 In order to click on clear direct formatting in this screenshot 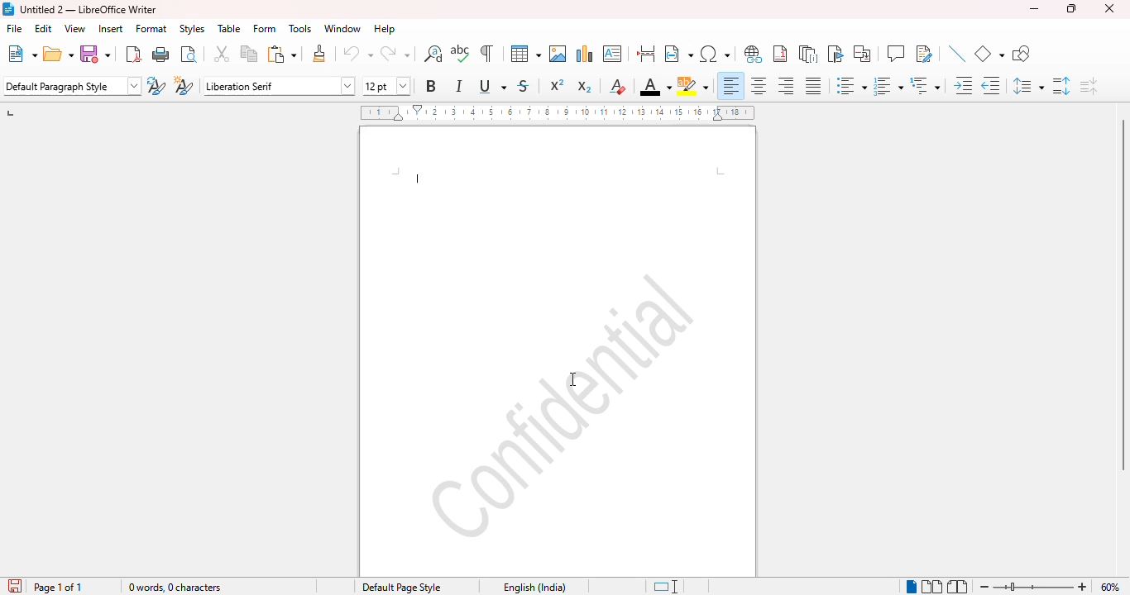, I will do `click(617, 86)`.